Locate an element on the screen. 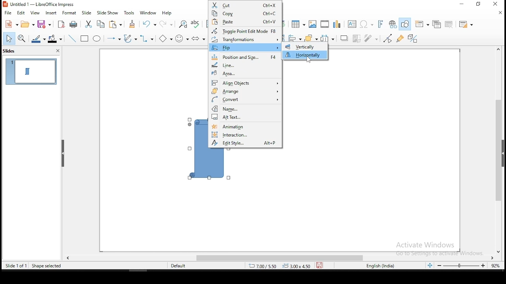 The image size is (506, 284). paste is located at coordinates (246, 22).